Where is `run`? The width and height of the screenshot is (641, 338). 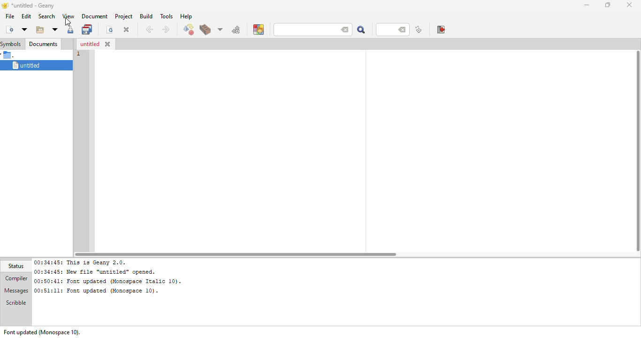 run is located at coordinates (236, 30).